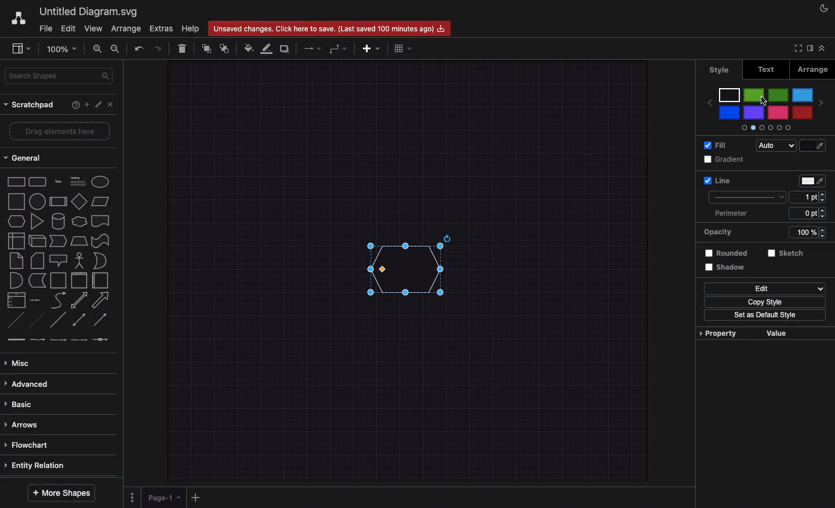  Describe the element at coordinates (777, 146) in the screenshot. I see `Auto` at that location.